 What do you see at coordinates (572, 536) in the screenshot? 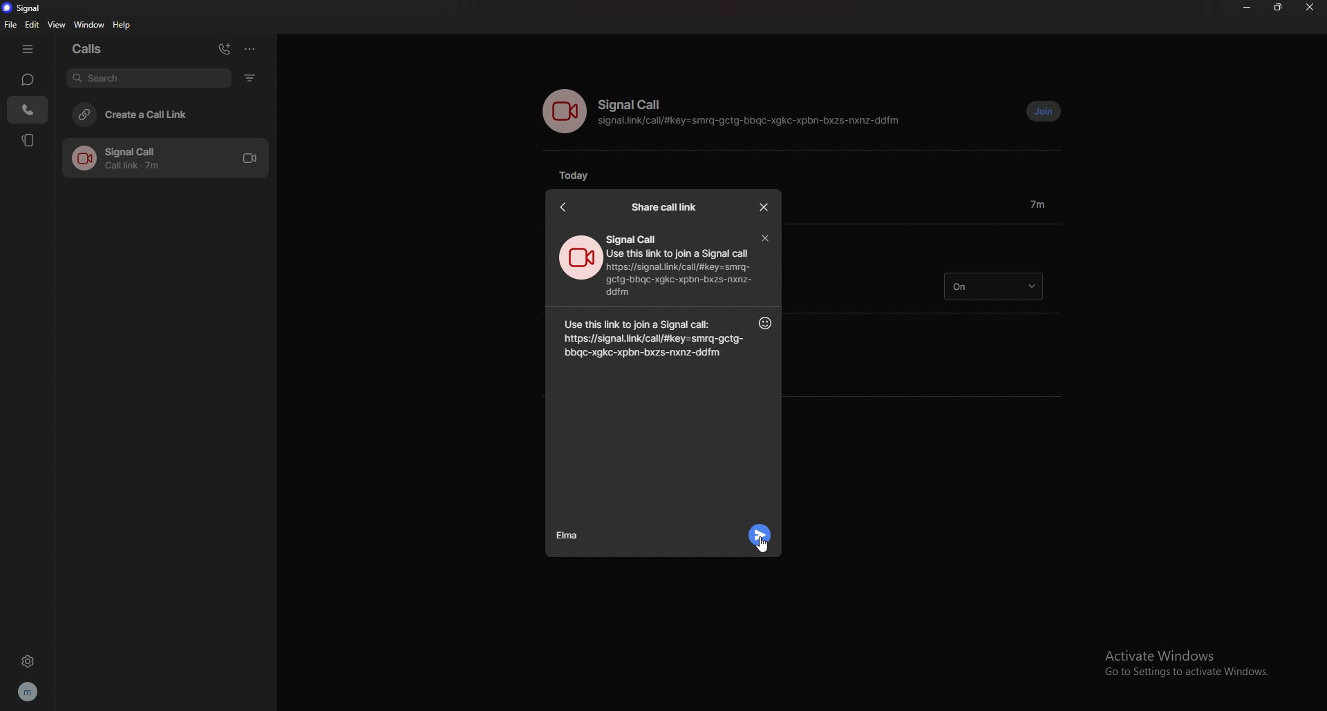
I see `contact name` at bounding box center [572, 536].